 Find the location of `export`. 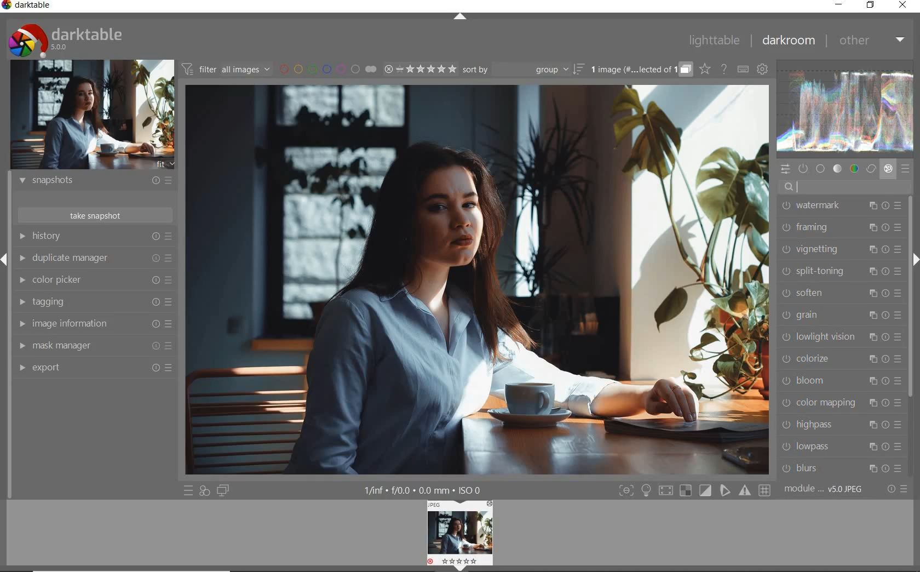

export is located at coordinates (93, 368).